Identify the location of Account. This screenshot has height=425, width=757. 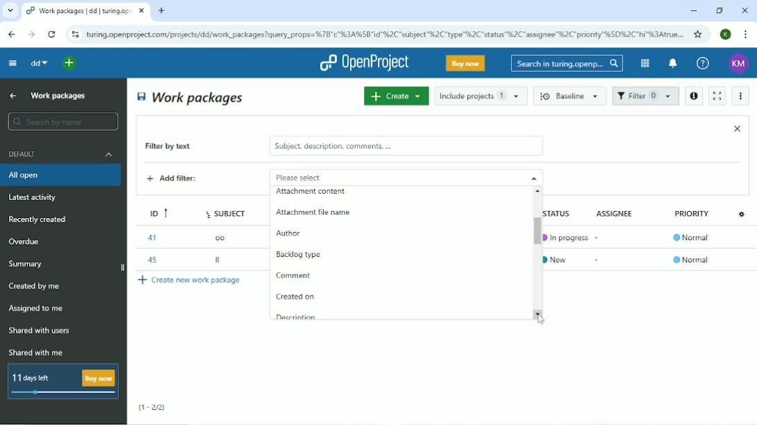
(726, 34).